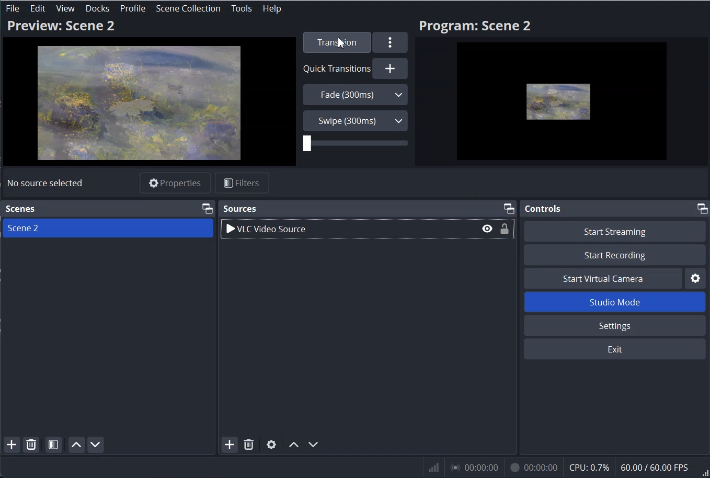 The image size is (710, 478). Describe the element at coordinates (505, 229) in the screenshot. I see `Lock` at that location.